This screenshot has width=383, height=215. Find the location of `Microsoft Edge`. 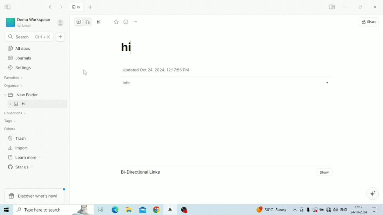

Microsoft Edge is located at coordinates (116, 210).